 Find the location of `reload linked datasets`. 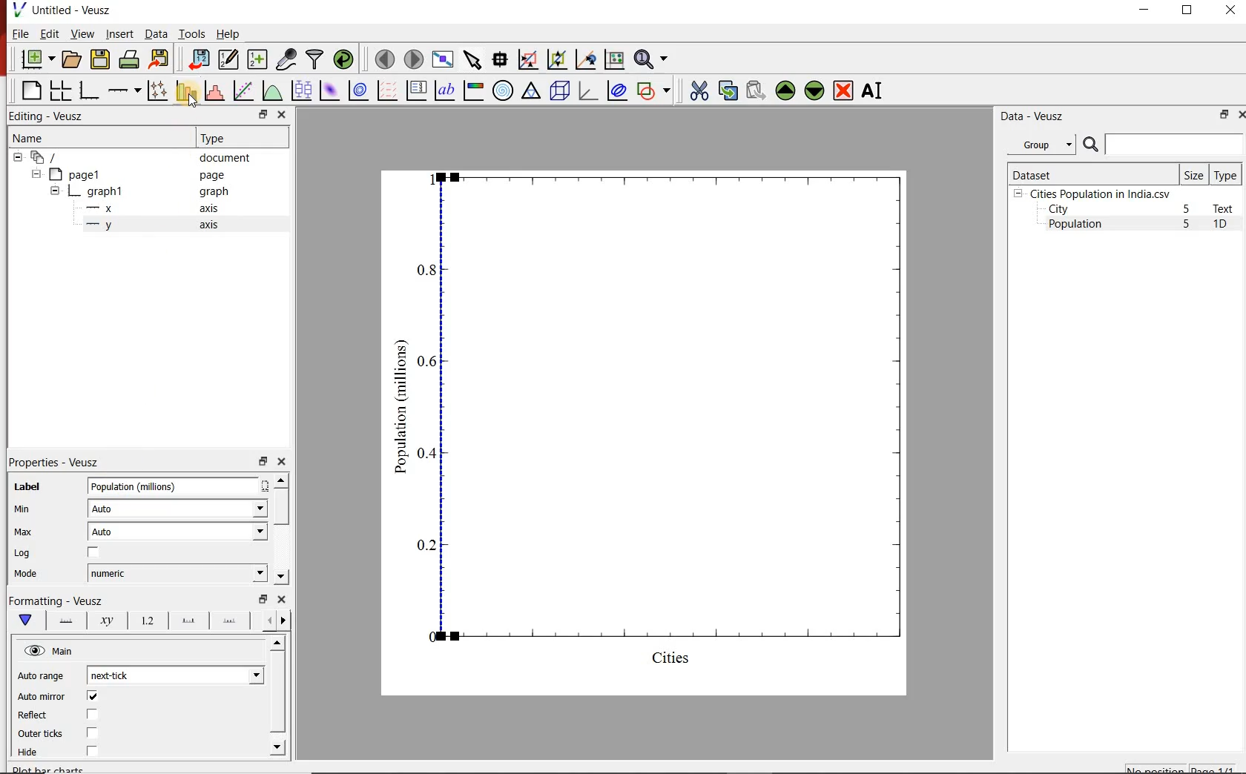

reload linked datasets is located at coordinates (343, 59).